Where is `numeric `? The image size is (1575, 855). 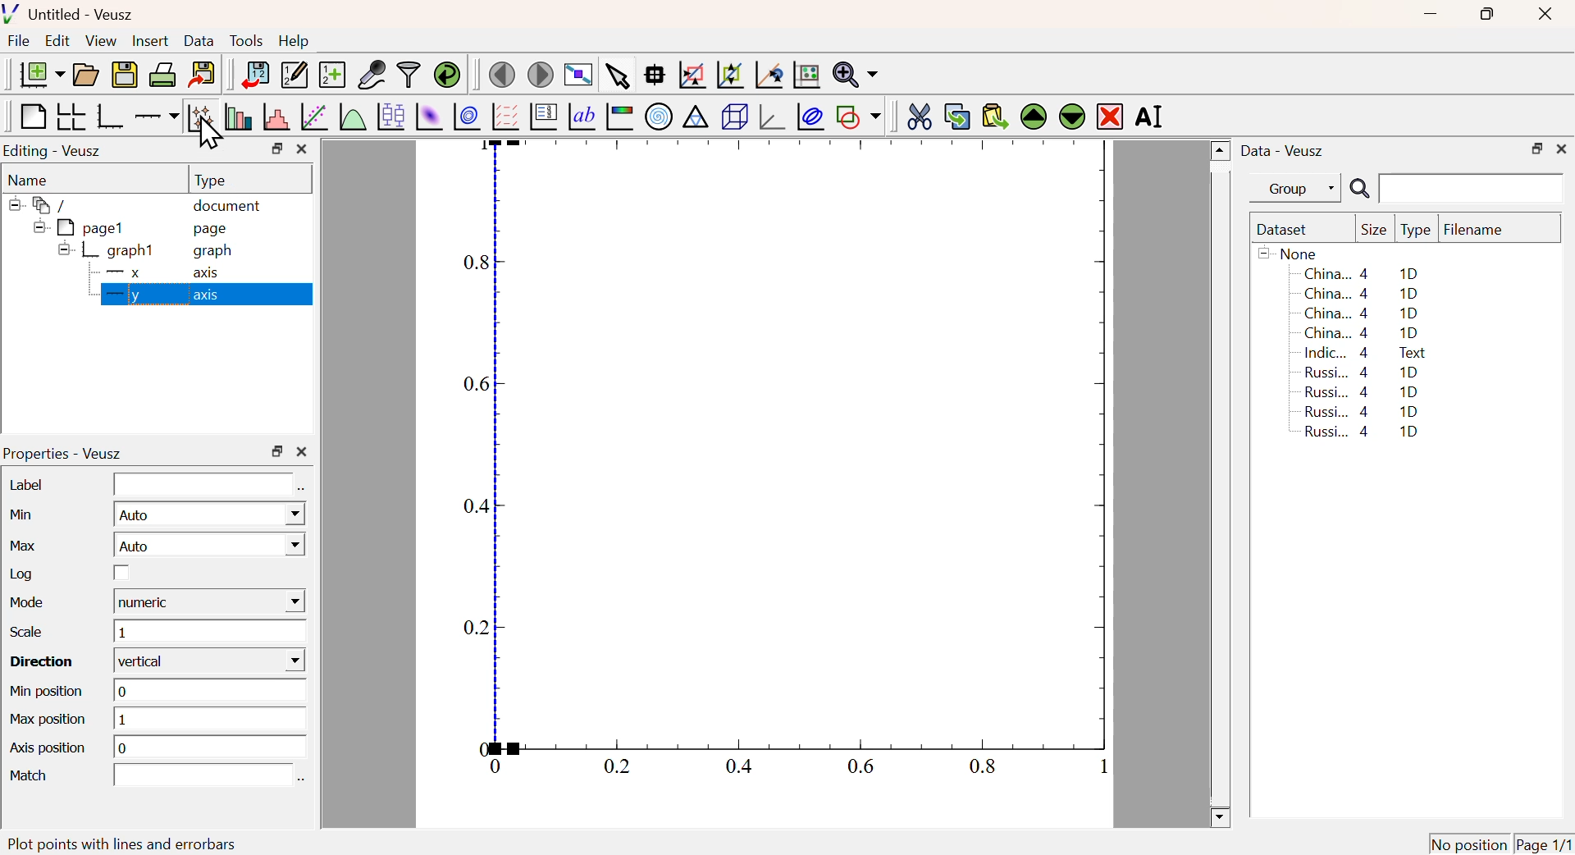 numeric  is located at coordinates (209, 601).